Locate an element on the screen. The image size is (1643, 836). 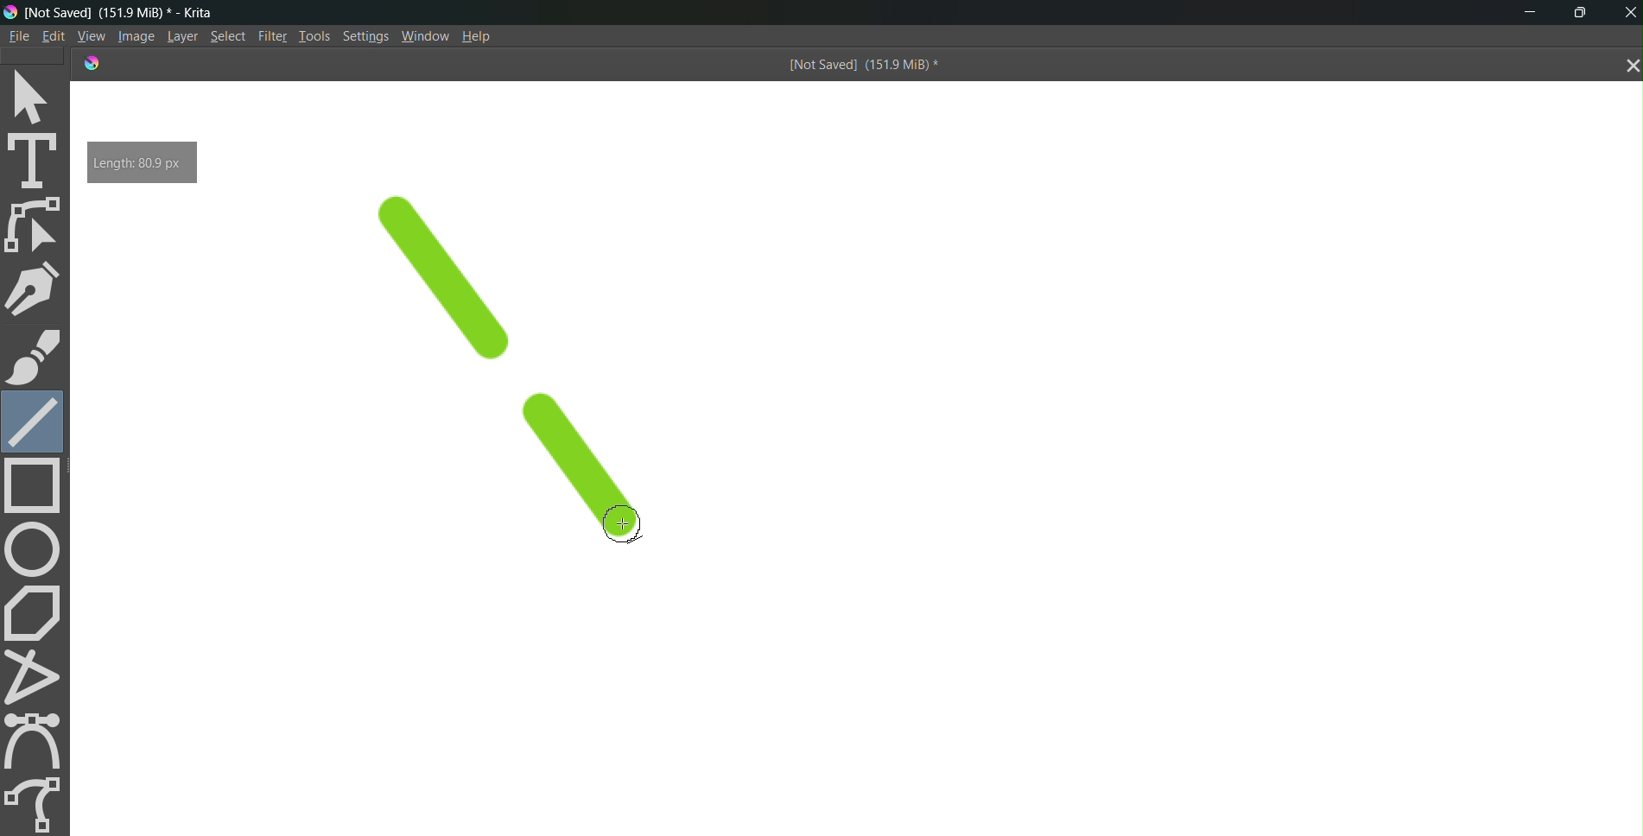
Edit is located at coordinates (54, 36).